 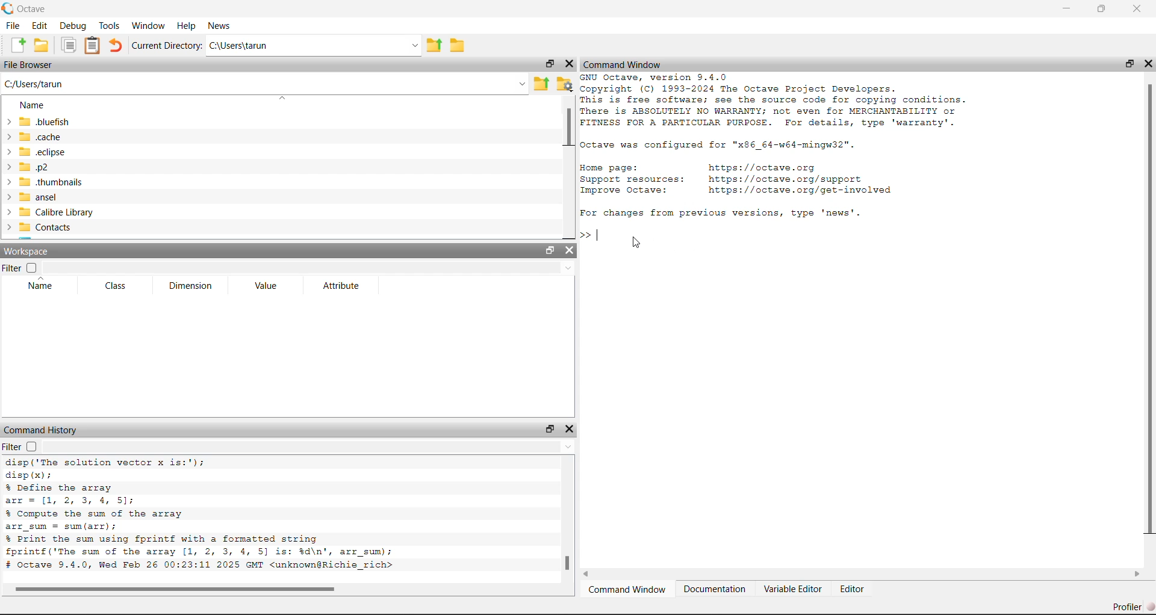 What do you see at coordinates (1107, 8) in the screenshot?
I see `Maximize` at bounding box center [1107, 8].